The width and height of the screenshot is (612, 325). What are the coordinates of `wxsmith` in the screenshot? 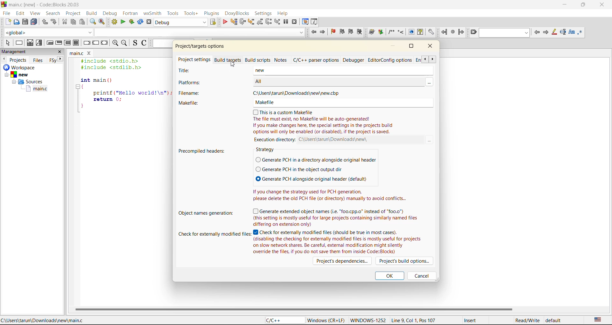 It's located at (151, 14).